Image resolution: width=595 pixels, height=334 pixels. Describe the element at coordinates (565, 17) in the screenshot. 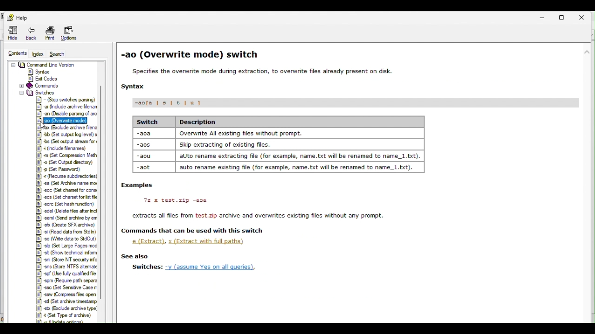

I see `Restore` at that location.